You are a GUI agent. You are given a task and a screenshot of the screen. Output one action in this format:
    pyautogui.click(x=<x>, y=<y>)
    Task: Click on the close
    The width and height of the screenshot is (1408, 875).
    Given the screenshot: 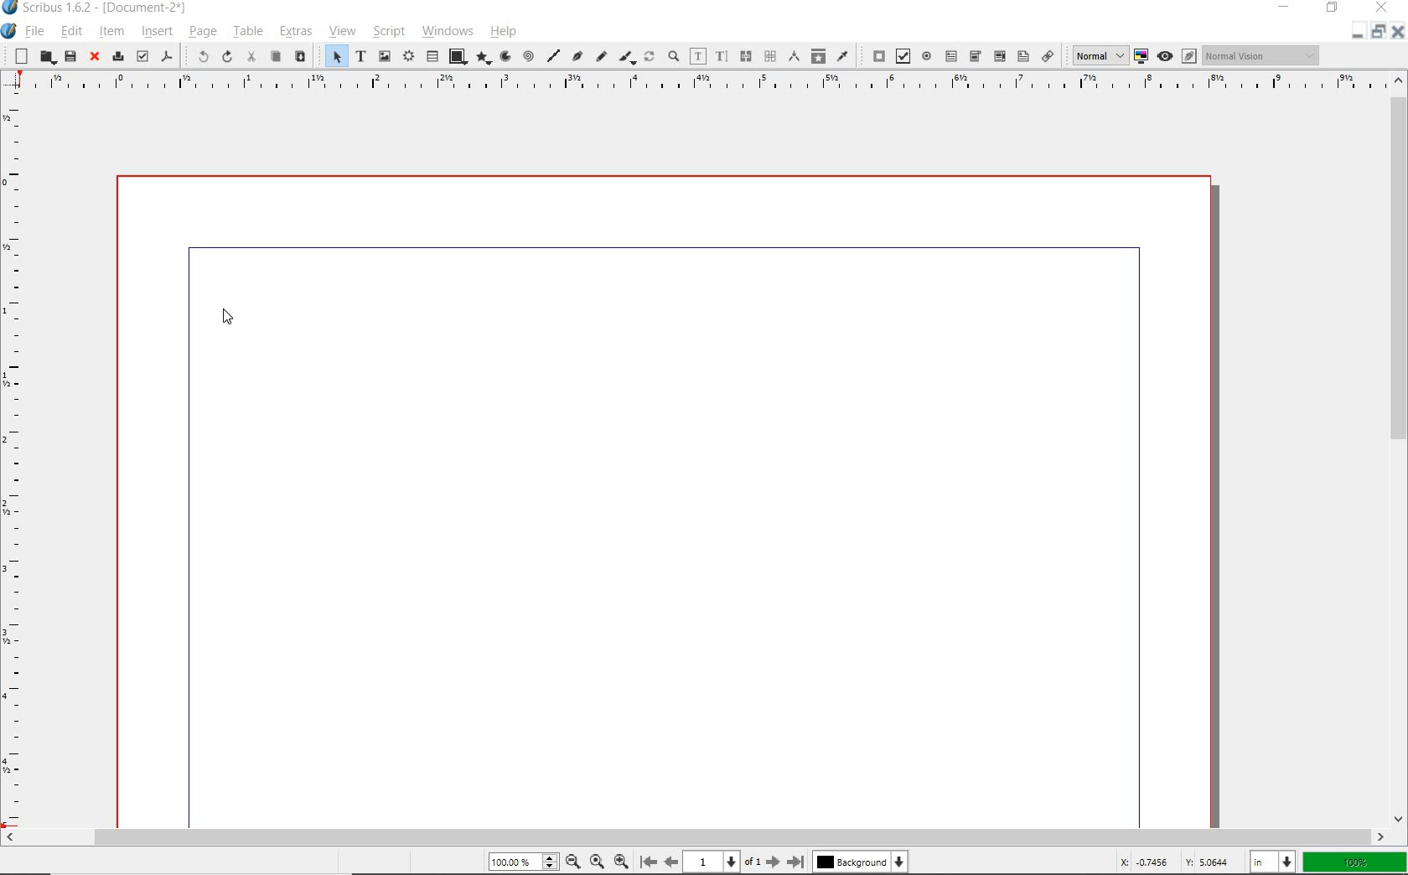 What is the action you would take?
    pyautogui.click(x=1400, y=33)
    